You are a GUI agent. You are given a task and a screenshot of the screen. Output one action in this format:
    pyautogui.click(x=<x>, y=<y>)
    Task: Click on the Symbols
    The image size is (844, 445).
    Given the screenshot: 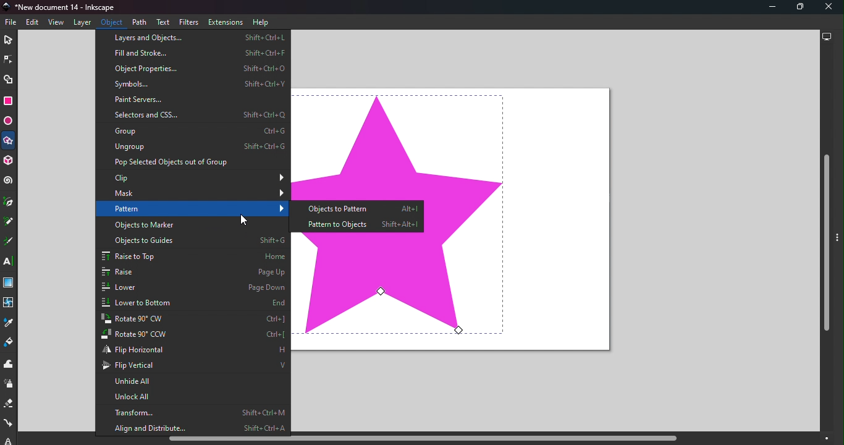 What is the action you would take?
    pyautogui.click(x=197, y=83)
    